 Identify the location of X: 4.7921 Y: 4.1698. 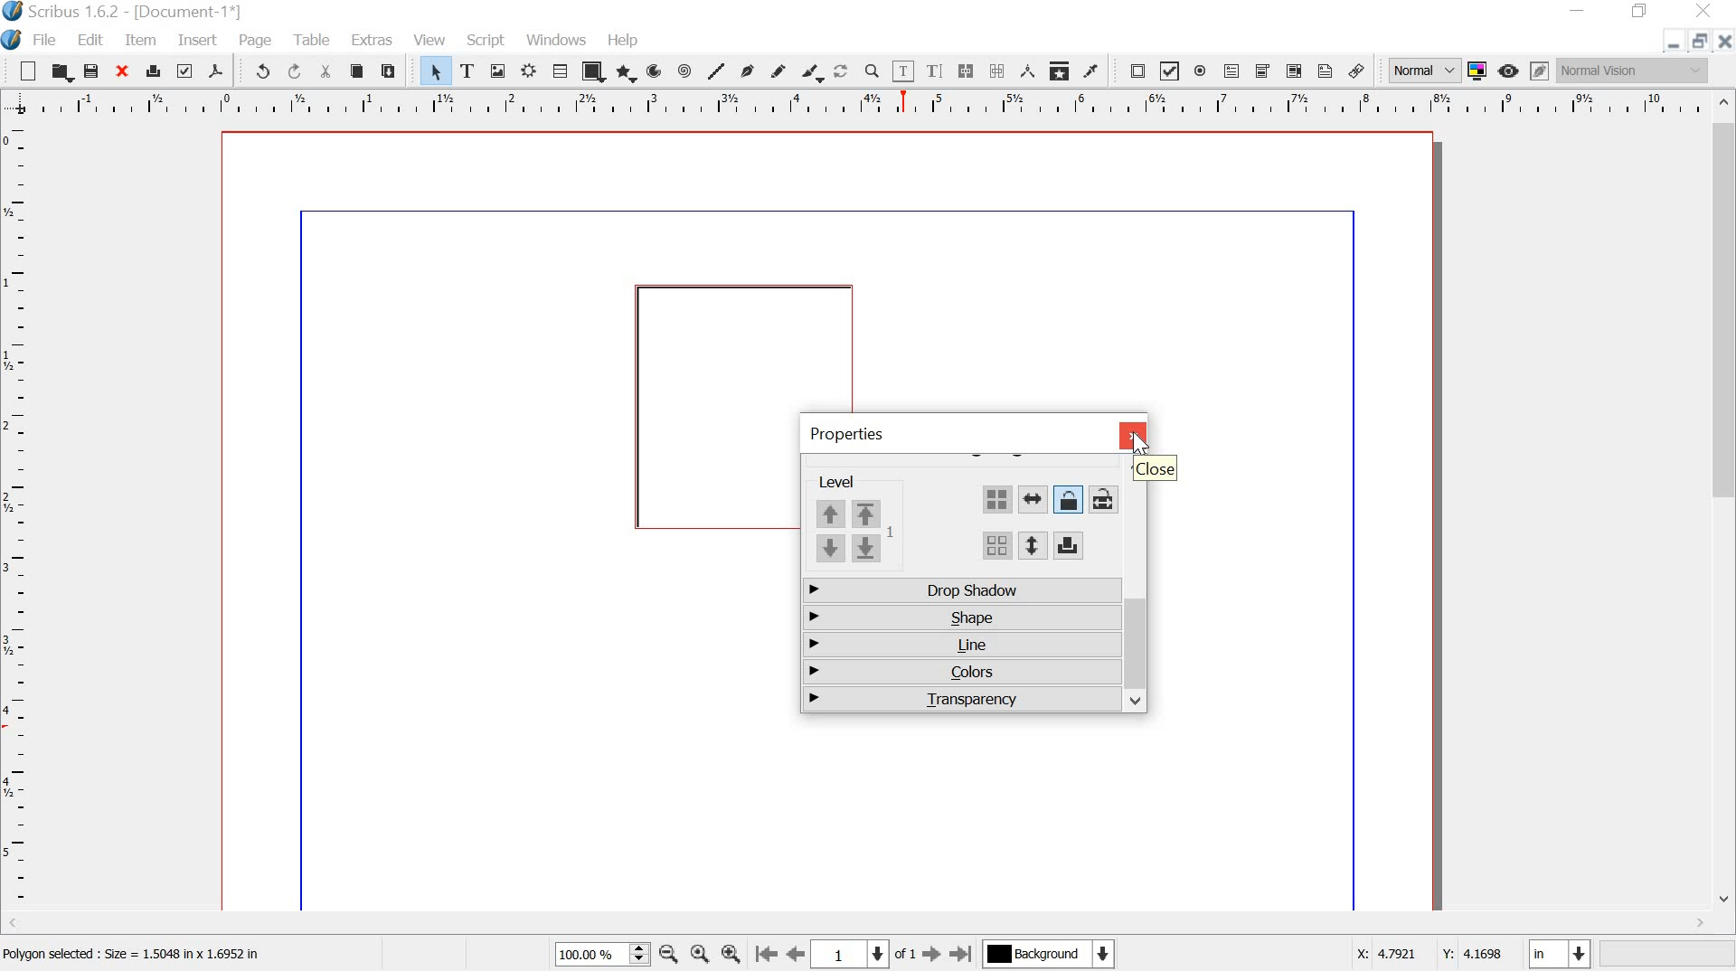
(1430, 957).